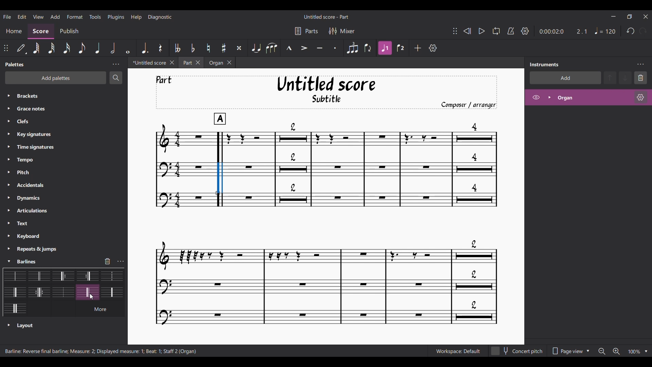 The image size is (652, 367). I want to click on Cursor selection highlighted, so click(9, 262).